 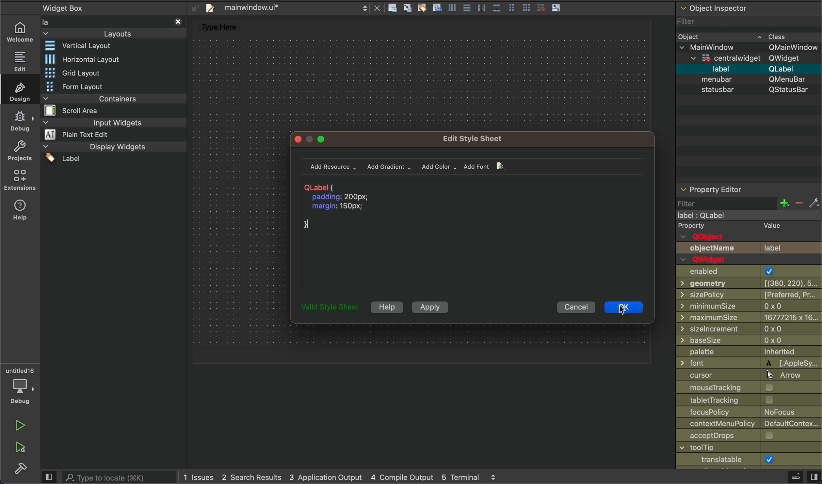 What do you see at coordinates (752, 79) in the screenshot?
I see `menbar` at bounding box center [752, 79].